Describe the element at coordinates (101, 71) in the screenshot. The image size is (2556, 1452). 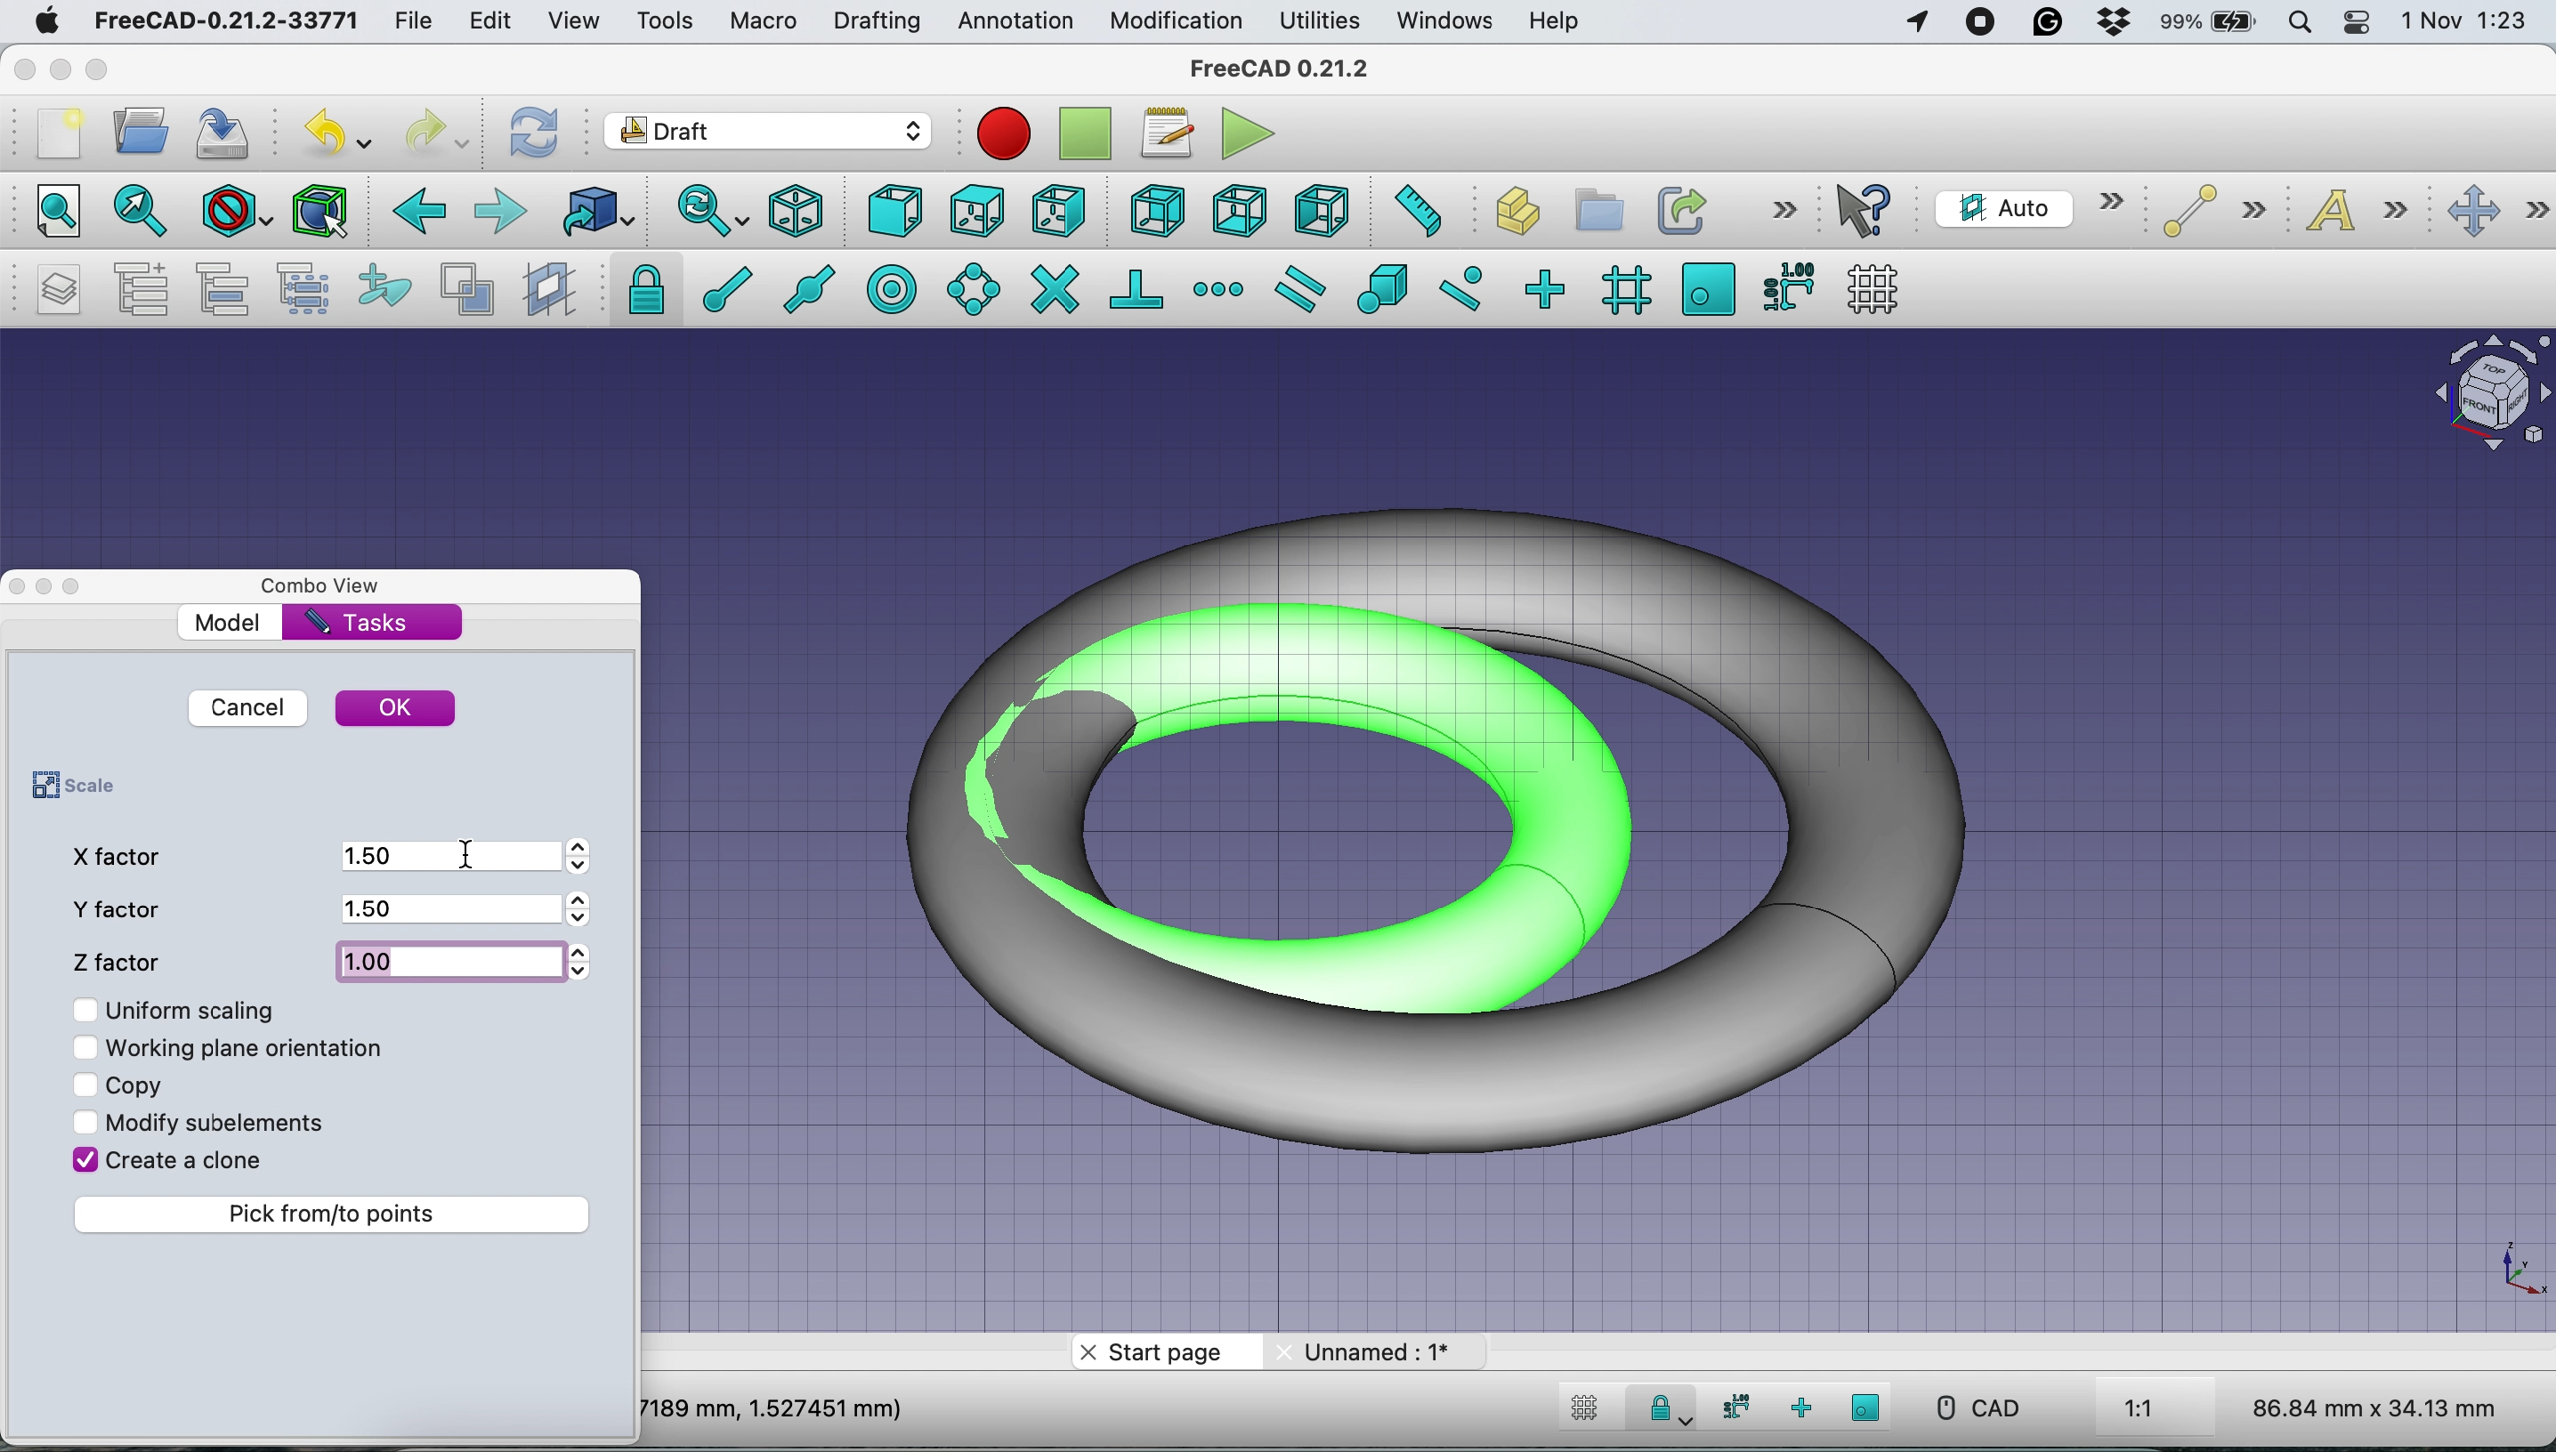
I see `maximise` at that location.